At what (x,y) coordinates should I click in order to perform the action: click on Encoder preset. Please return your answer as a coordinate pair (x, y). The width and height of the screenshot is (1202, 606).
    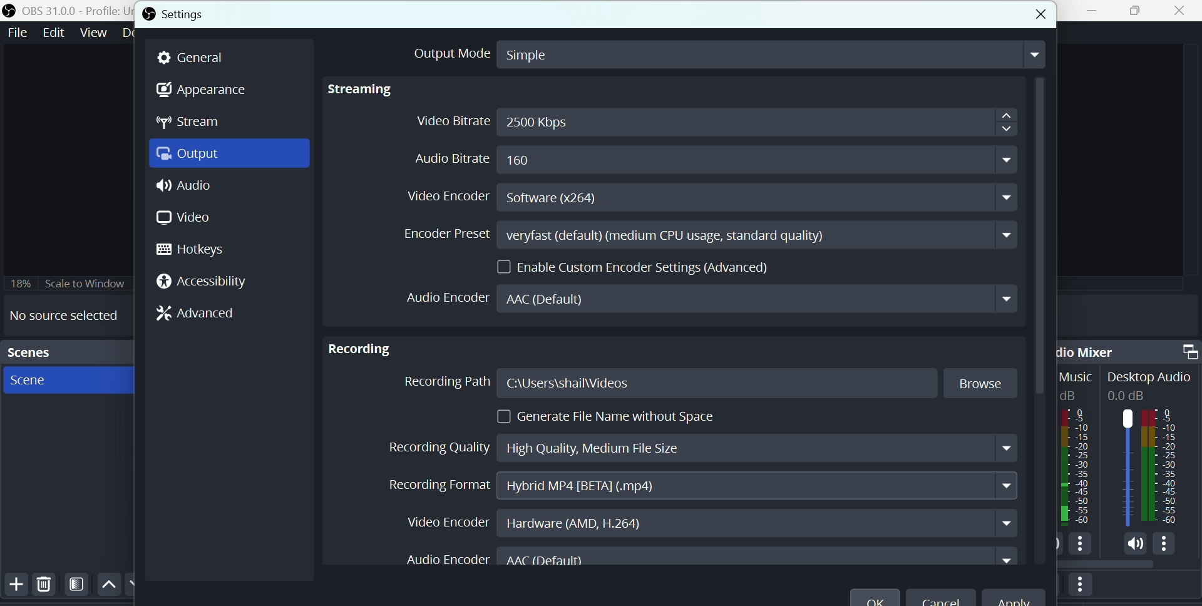
    Looking at the image, I should click on (710, 235).